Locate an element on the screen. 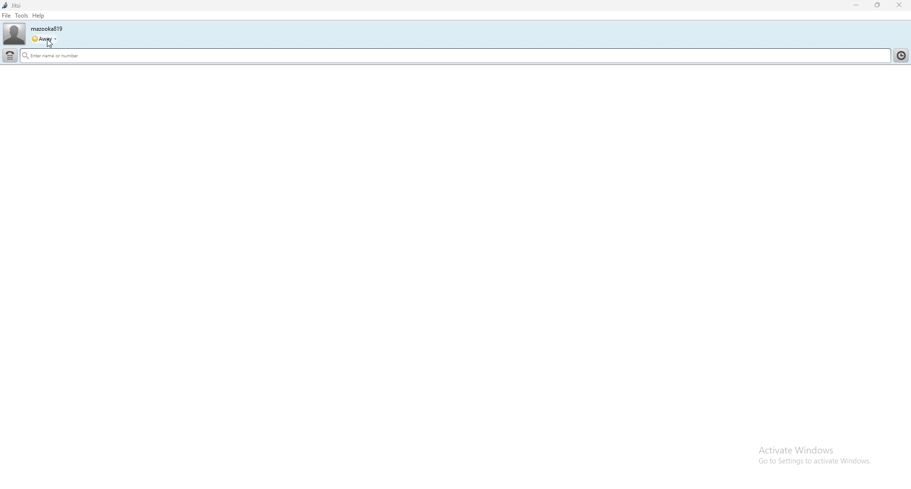 This screenshot has height=489, width=911. user photo is located at coordinates (14, 34).